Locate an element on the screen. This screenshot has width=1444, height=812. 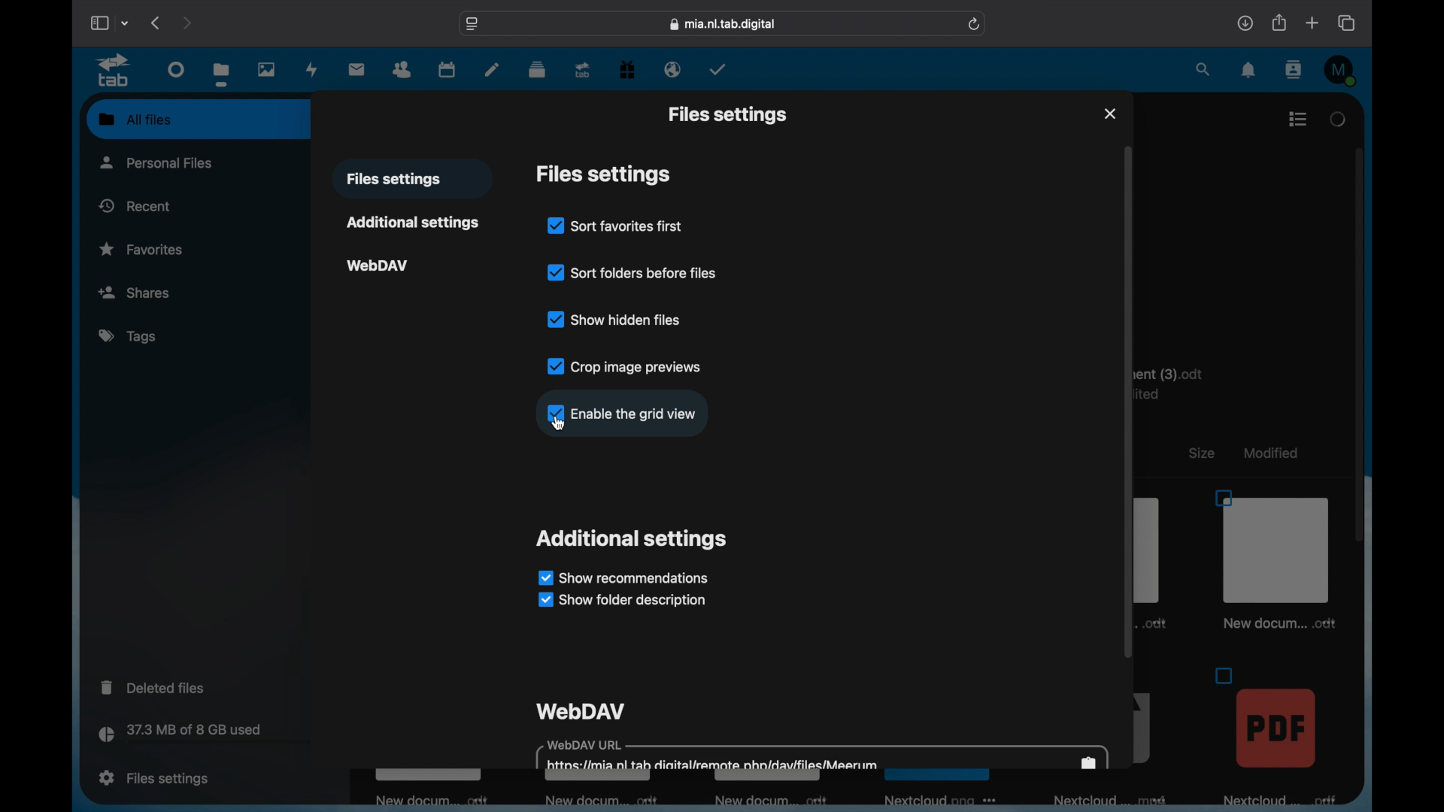
files settings is located at coordinates (153, 778).